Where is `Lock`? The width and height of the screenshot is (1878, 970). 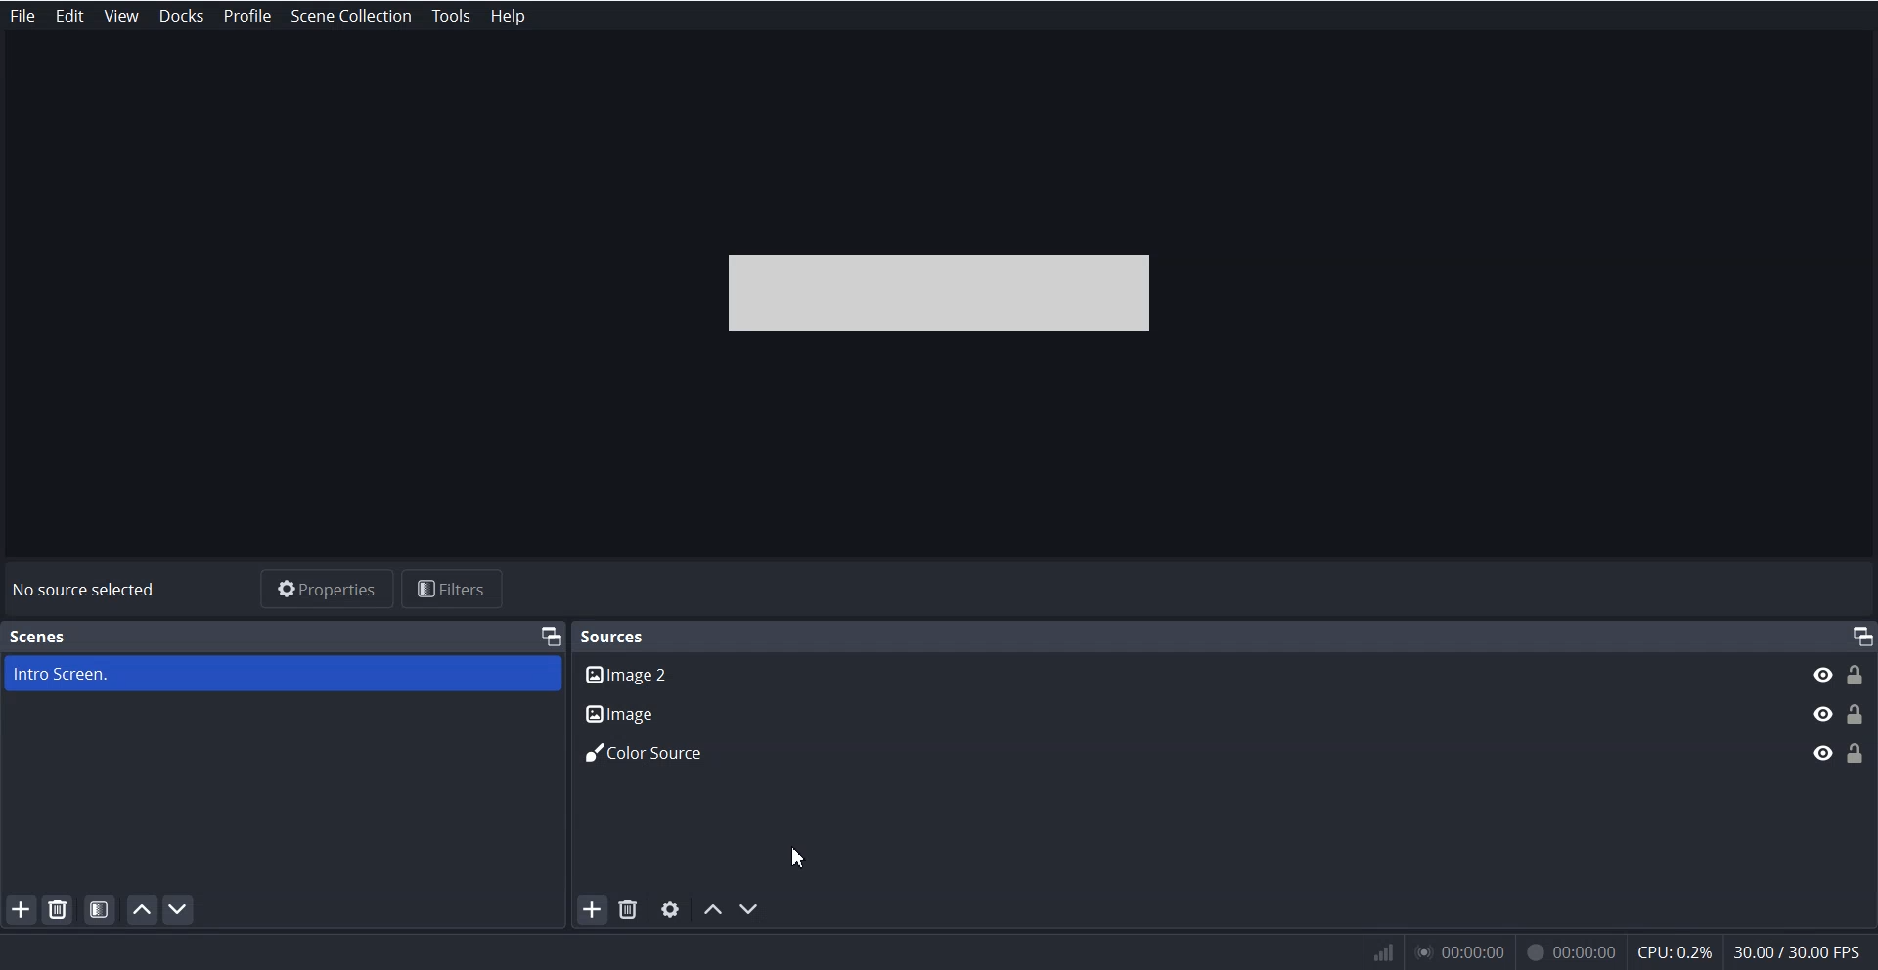 Lock is located at coordinates (1856, 711).